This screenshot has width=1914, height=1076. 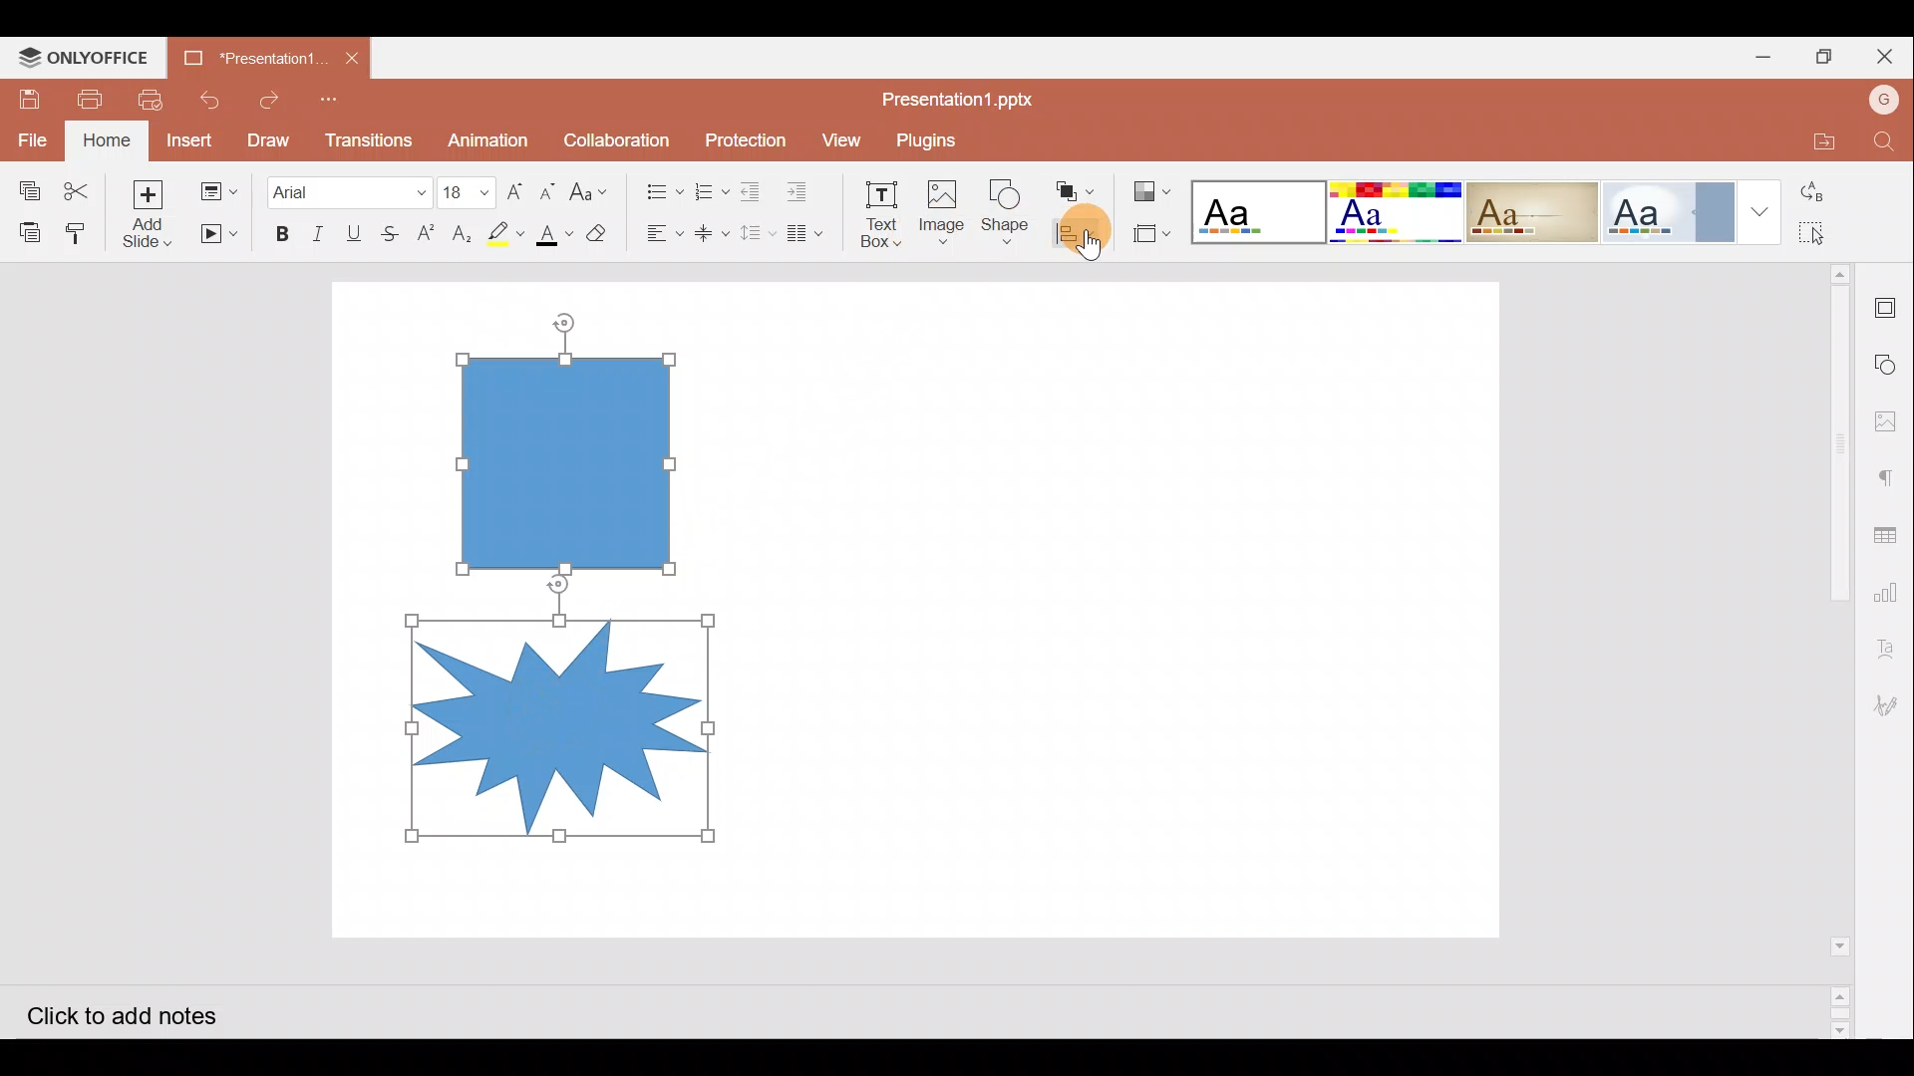 What do you see at coordinates (1891, 703) in the screenshot?
I see `Signature settings` at bounding box center [1891, 703].